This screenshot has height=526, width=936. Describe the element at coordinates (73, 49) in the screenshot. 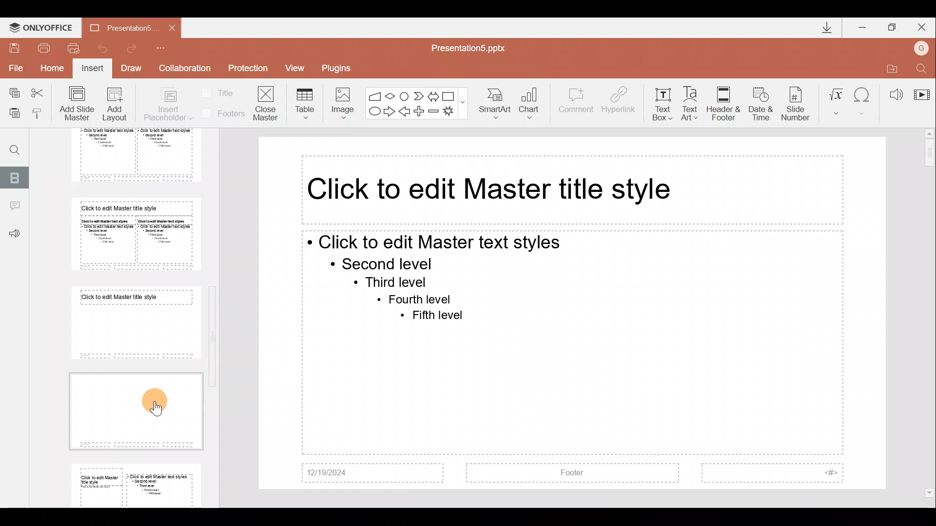

I see `Quick print` at that location.